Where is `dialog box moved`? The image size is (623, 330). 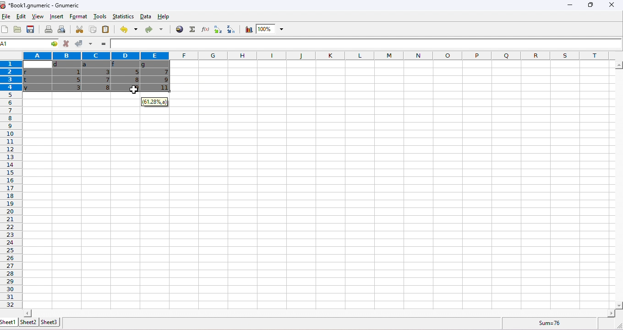 dialog box moved is located at coordinates (156, 101).